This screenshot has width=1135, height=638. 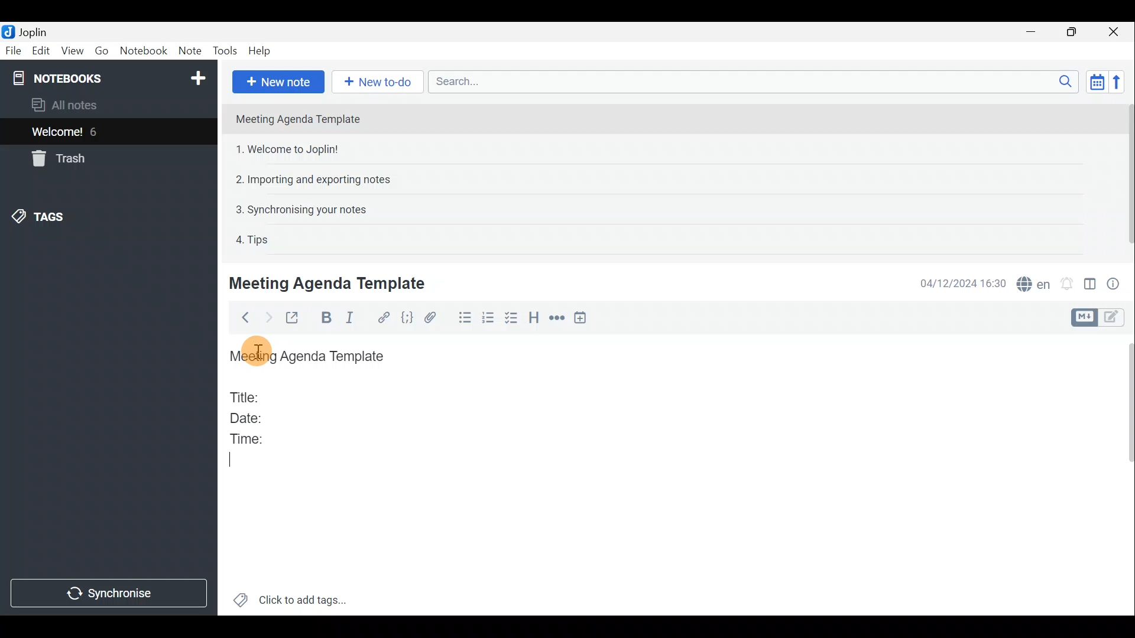 I want to click on Set alarm, so click(x=1068, y=284).